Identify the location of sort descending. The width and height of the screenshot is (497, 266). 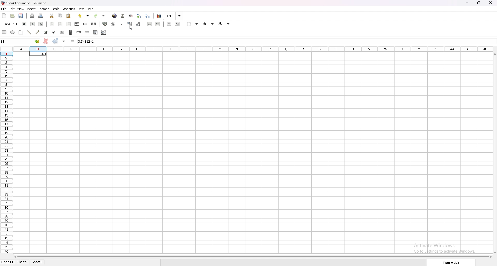
(148, 16).